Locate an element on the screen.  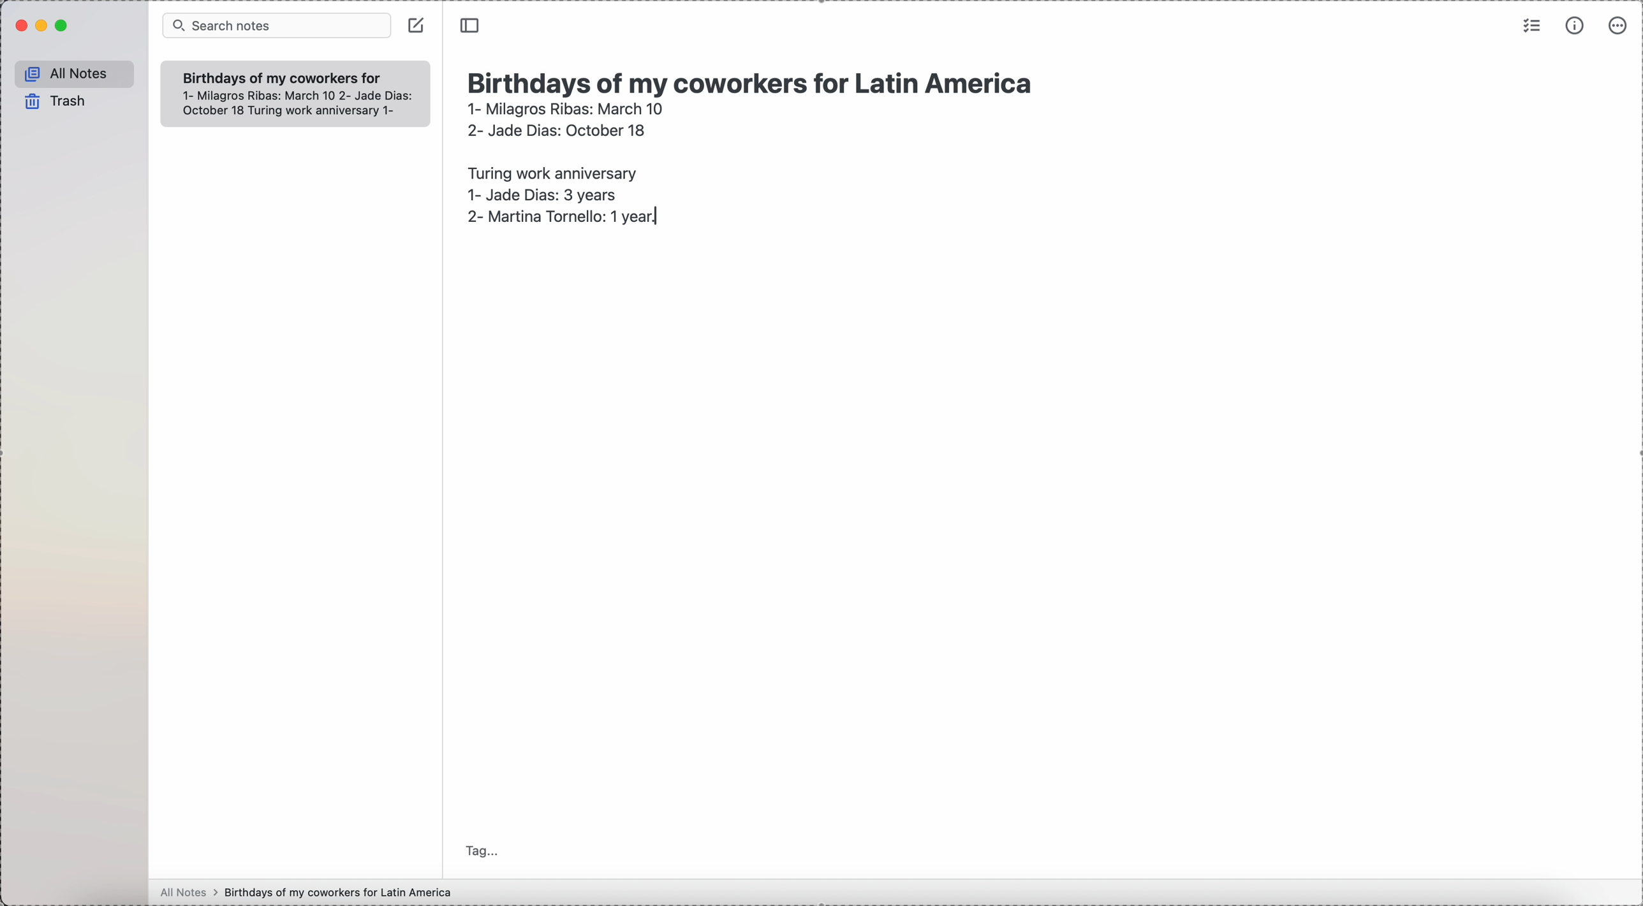
all notes > birthdays of my coworkers for Latin America is located at coordinates (309, 892).